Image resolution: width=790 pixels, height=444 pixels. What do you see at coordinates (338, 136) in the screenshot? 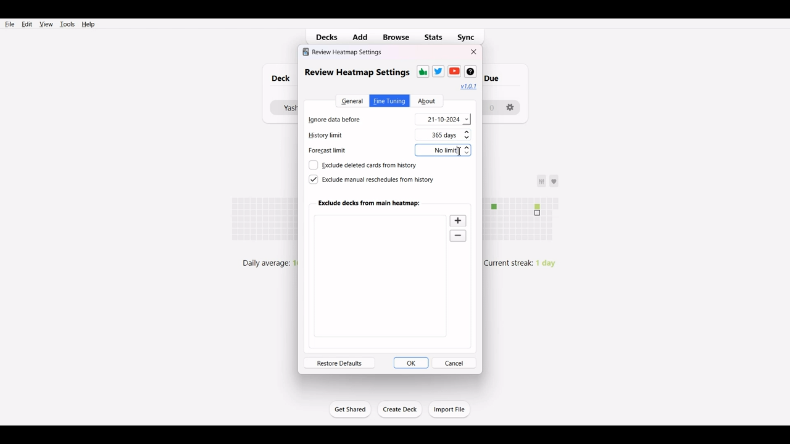
I see `History limit` at bounding box center [338, 136].